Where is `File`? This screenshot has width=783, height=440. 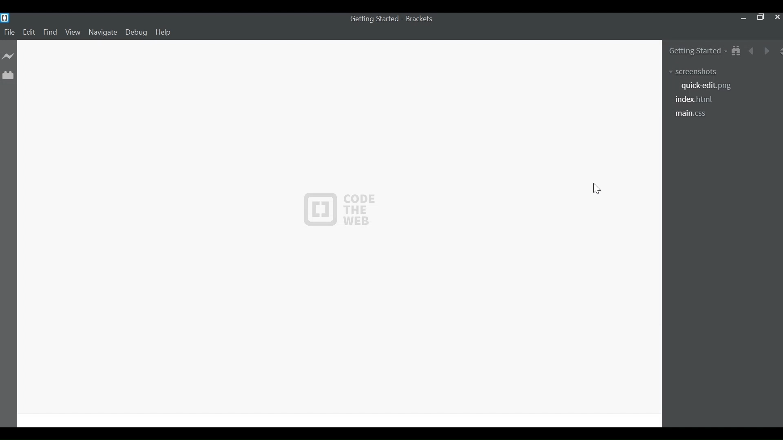
File is located at coordinates (10, 33).